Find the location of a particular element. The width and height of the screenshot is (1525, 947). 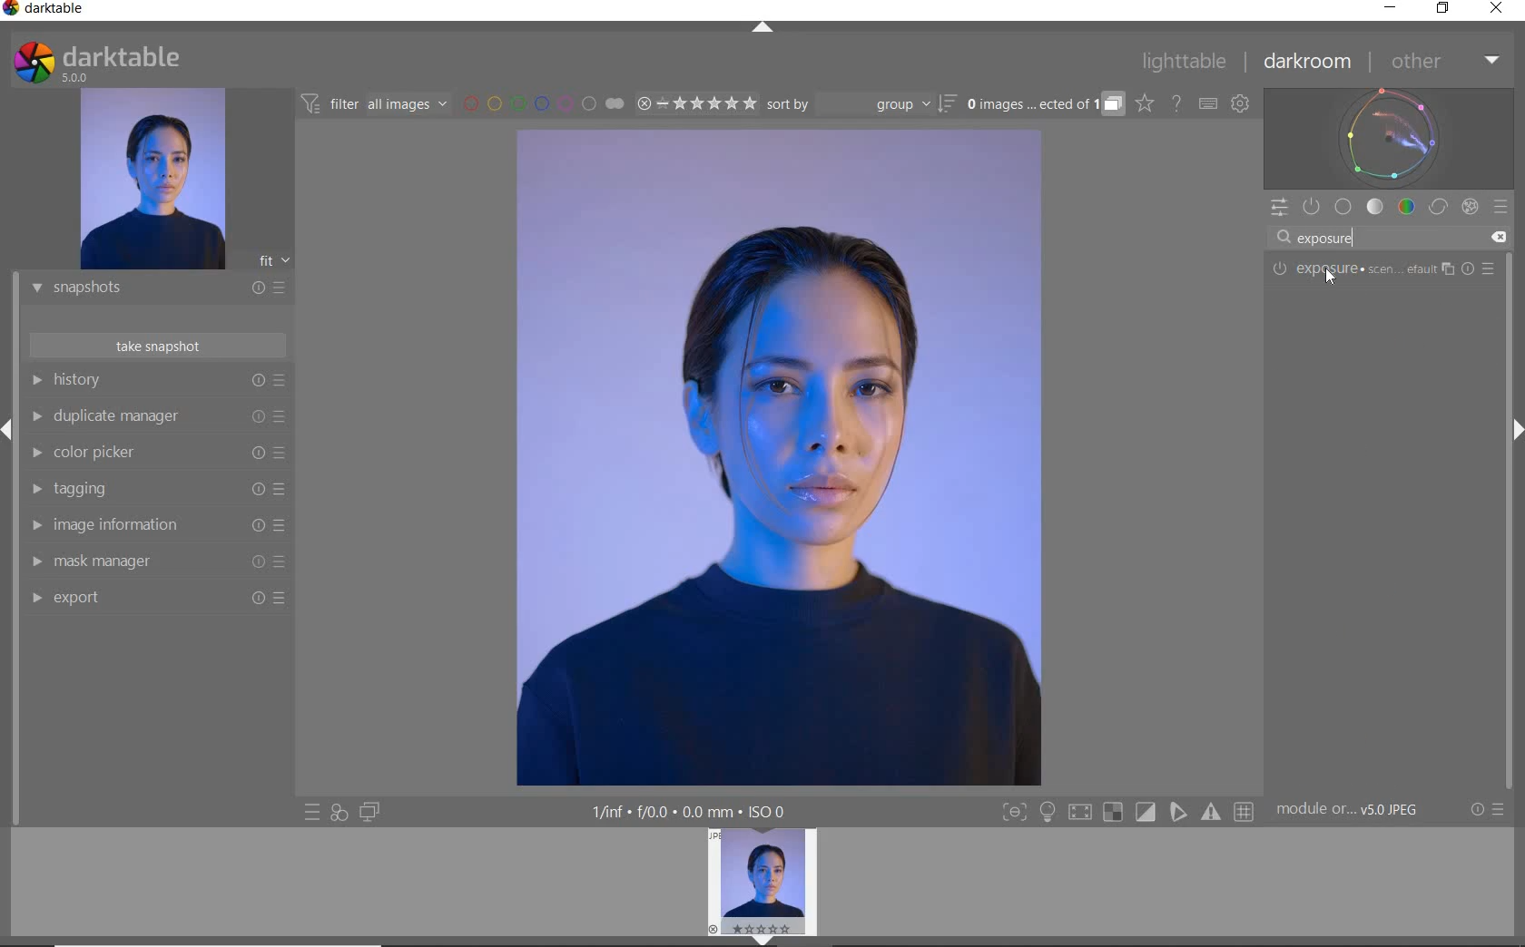

Expand/Collapse is located at coordinates (1515, 427).